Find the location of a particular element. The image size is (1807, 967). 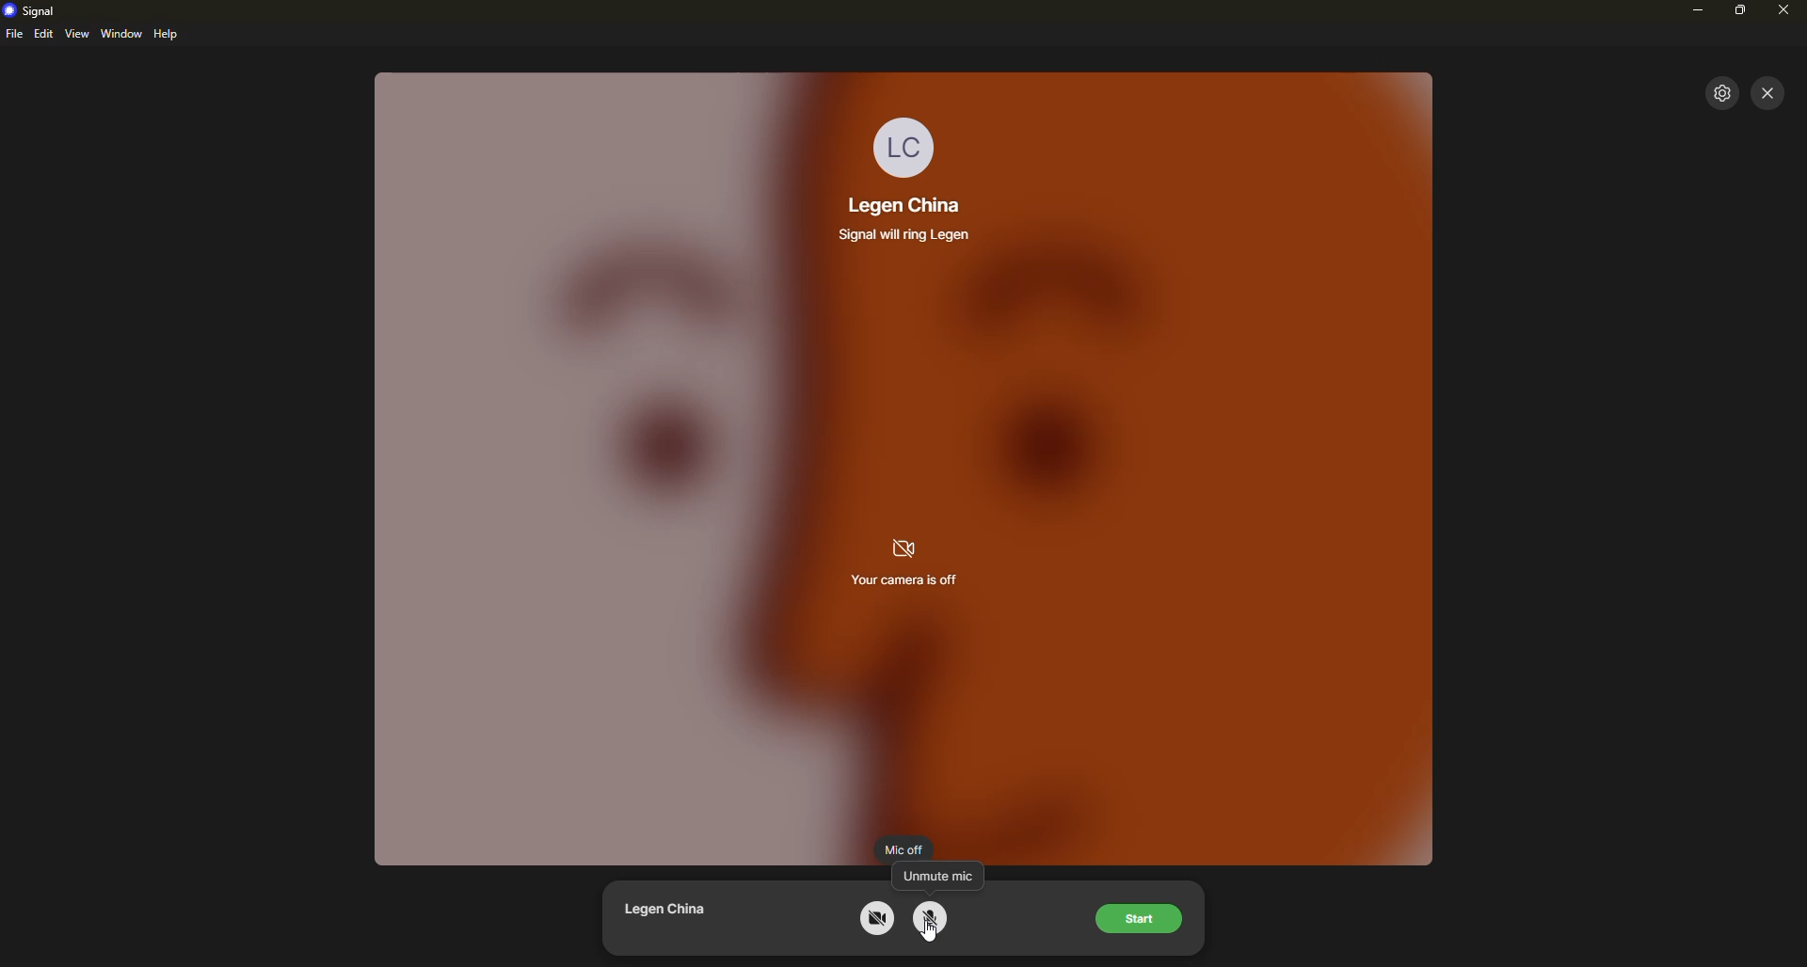

contact voice call is located at coordinates (674, 916).